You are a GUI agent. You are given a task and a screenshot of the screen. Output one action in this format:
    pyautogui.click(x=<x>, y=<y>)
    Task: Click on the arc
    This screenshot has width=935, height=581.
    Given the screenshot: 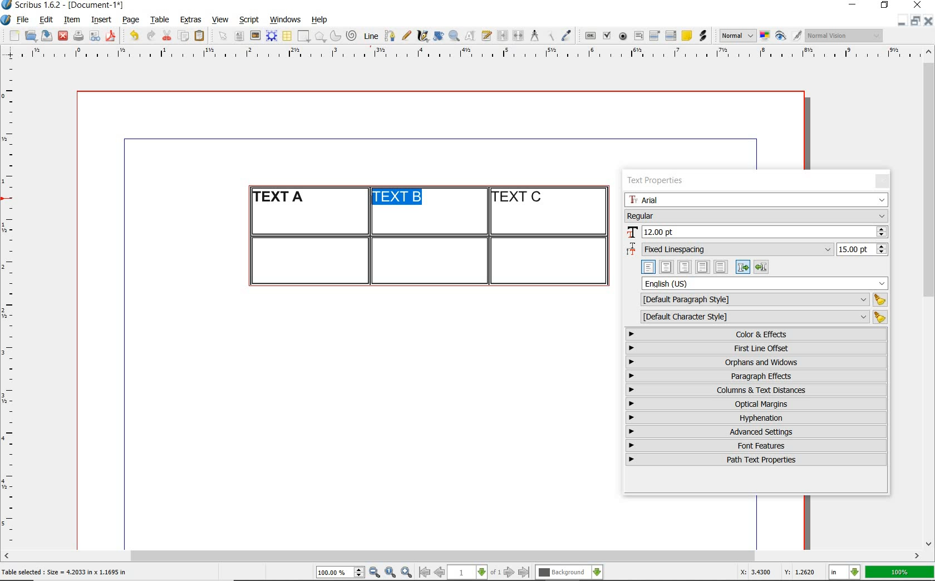 What is the action you would take?
    pyautogui.click(x=335, y=36)
    